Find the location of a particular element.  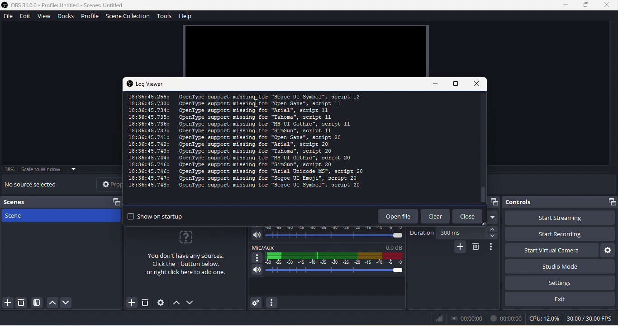

view is located at coordinates (45, 17).